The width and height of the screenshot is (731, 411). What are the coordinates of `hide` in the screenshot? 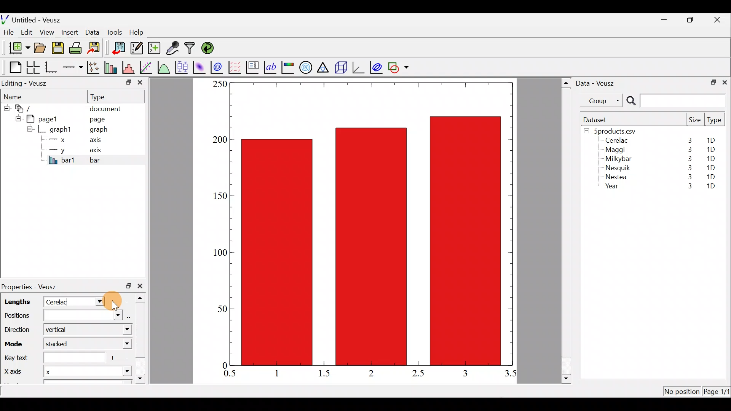 It's located at (17, 118).